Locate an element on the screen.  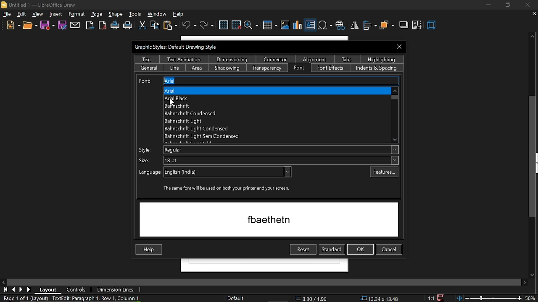
'Bahnschrift Light is located at coordinates (201, 121).